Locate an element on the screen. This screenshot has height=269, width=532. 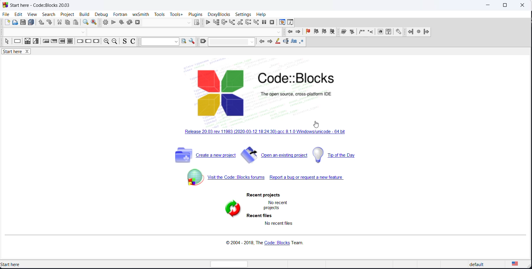
next  is located at coordinates (299, 32).